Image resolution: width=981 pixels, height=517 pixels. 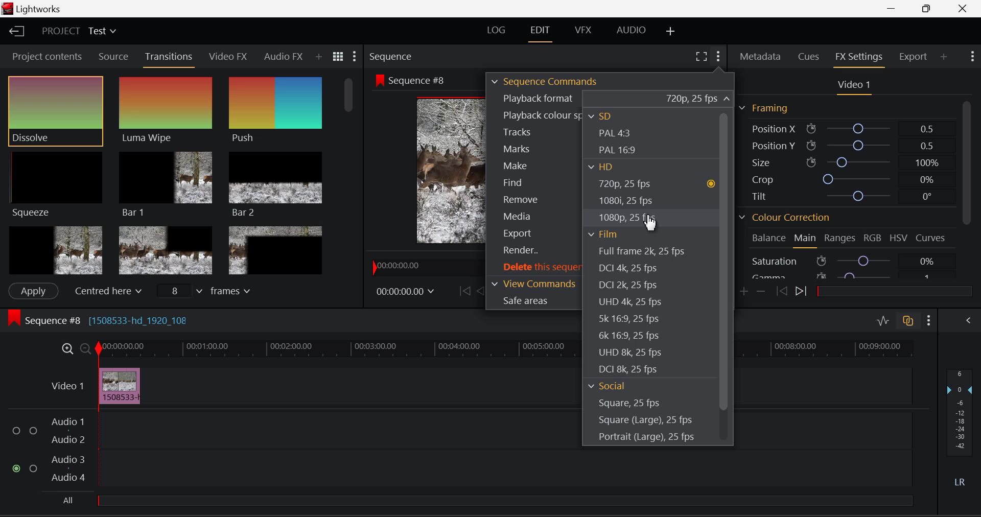 I want to click on Cursor on Playback Format, so click(x=610, y=99).